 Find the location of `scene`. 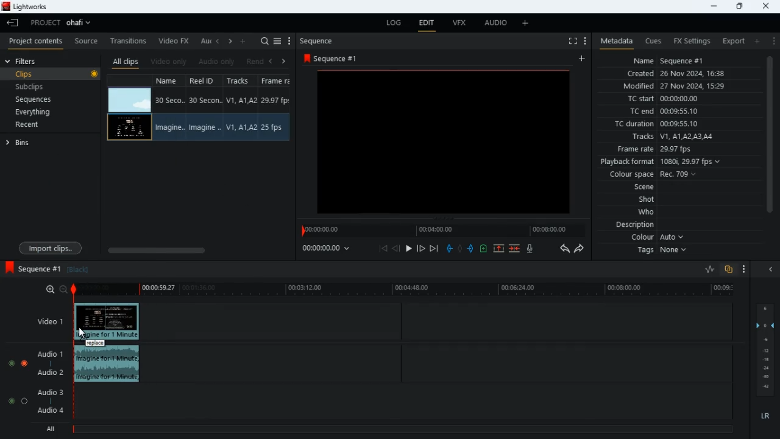

scene is located at coordinates (645, 188).